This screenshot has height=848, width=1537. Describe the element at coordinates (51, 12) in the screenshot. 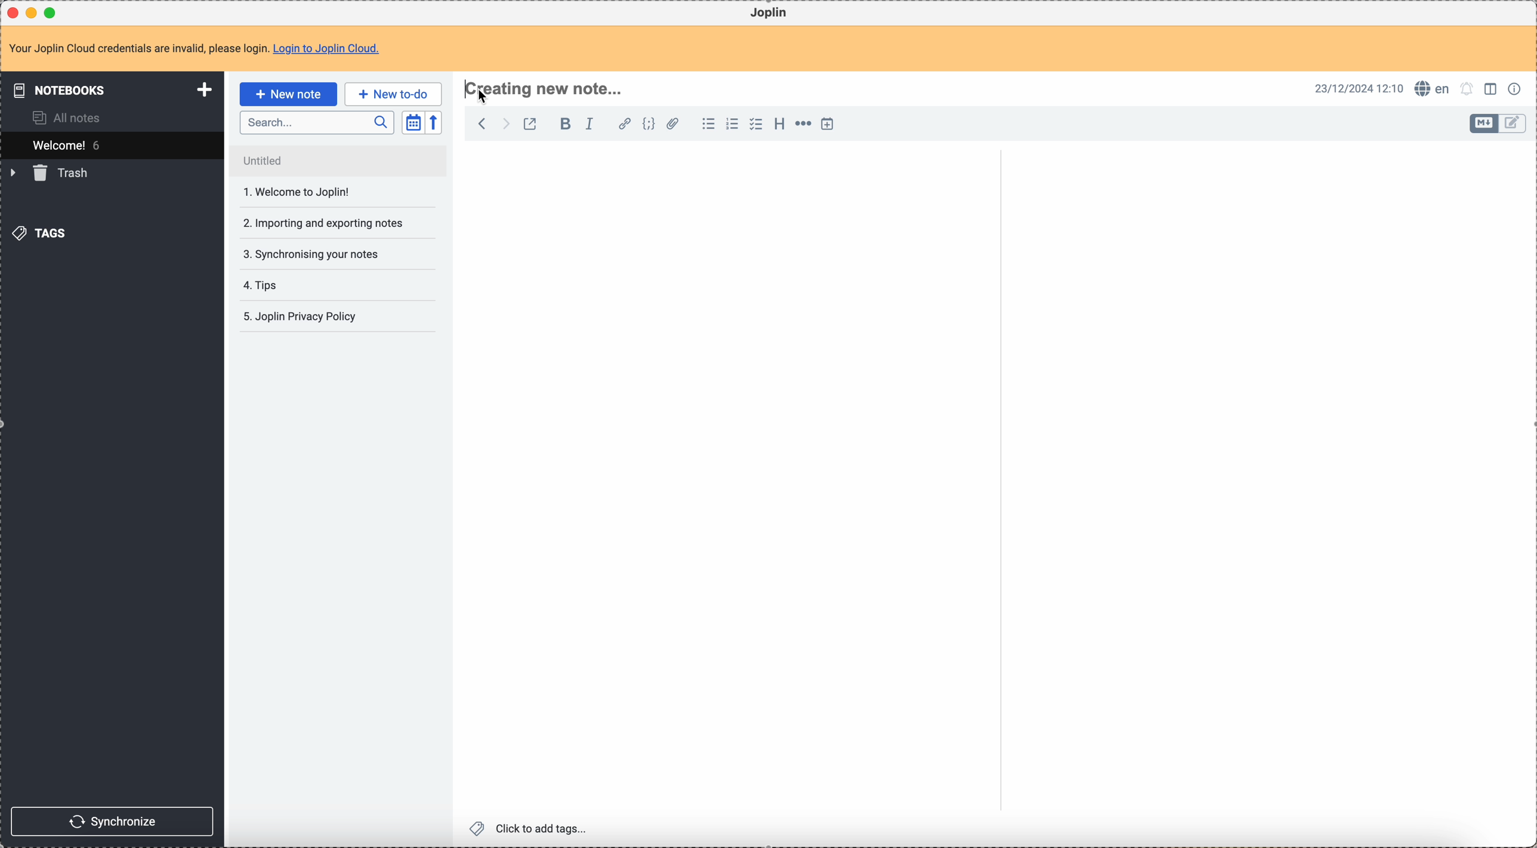

I see `maximize` at that location.